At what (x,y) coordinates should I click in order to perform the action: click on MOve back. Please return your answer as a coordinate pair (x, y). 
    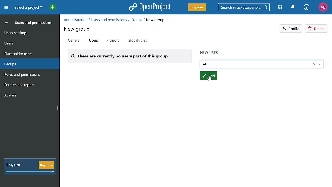
    Looking at the image, I should click on (5, 22).